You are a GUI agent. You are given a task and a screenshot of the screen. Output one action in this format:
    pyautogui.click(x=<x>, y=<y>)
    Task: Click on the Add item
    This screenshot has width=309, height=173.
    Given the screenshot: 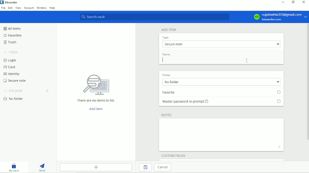 What is the action you would take?
    pyautogui.click(x=95, y=108)
    